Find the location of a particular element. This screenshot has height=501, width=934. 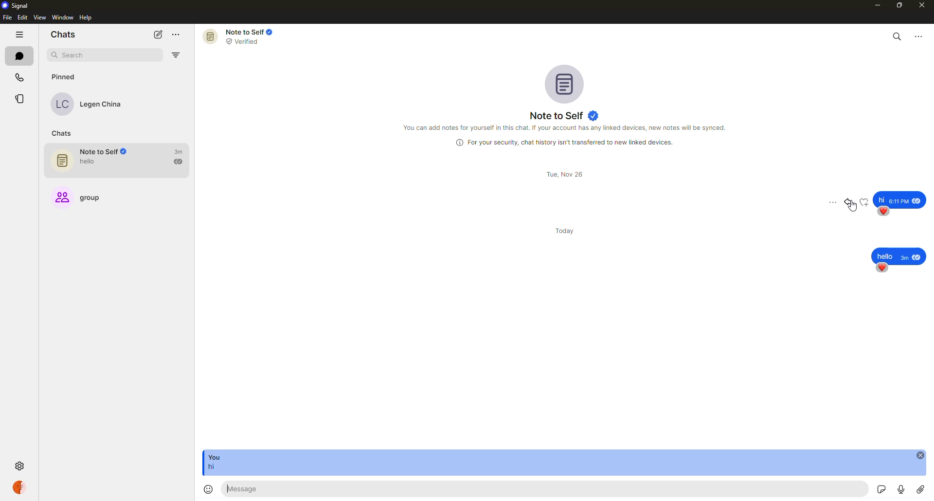

settings is located at coordinates (20, 465).